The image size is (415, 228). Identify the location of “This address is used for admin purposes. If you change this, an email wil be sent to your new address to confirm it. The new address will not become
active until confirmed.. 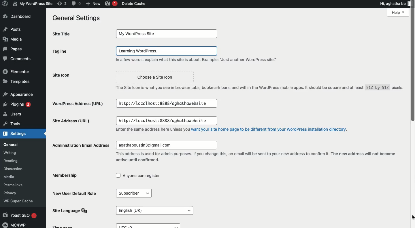
(259, 157).